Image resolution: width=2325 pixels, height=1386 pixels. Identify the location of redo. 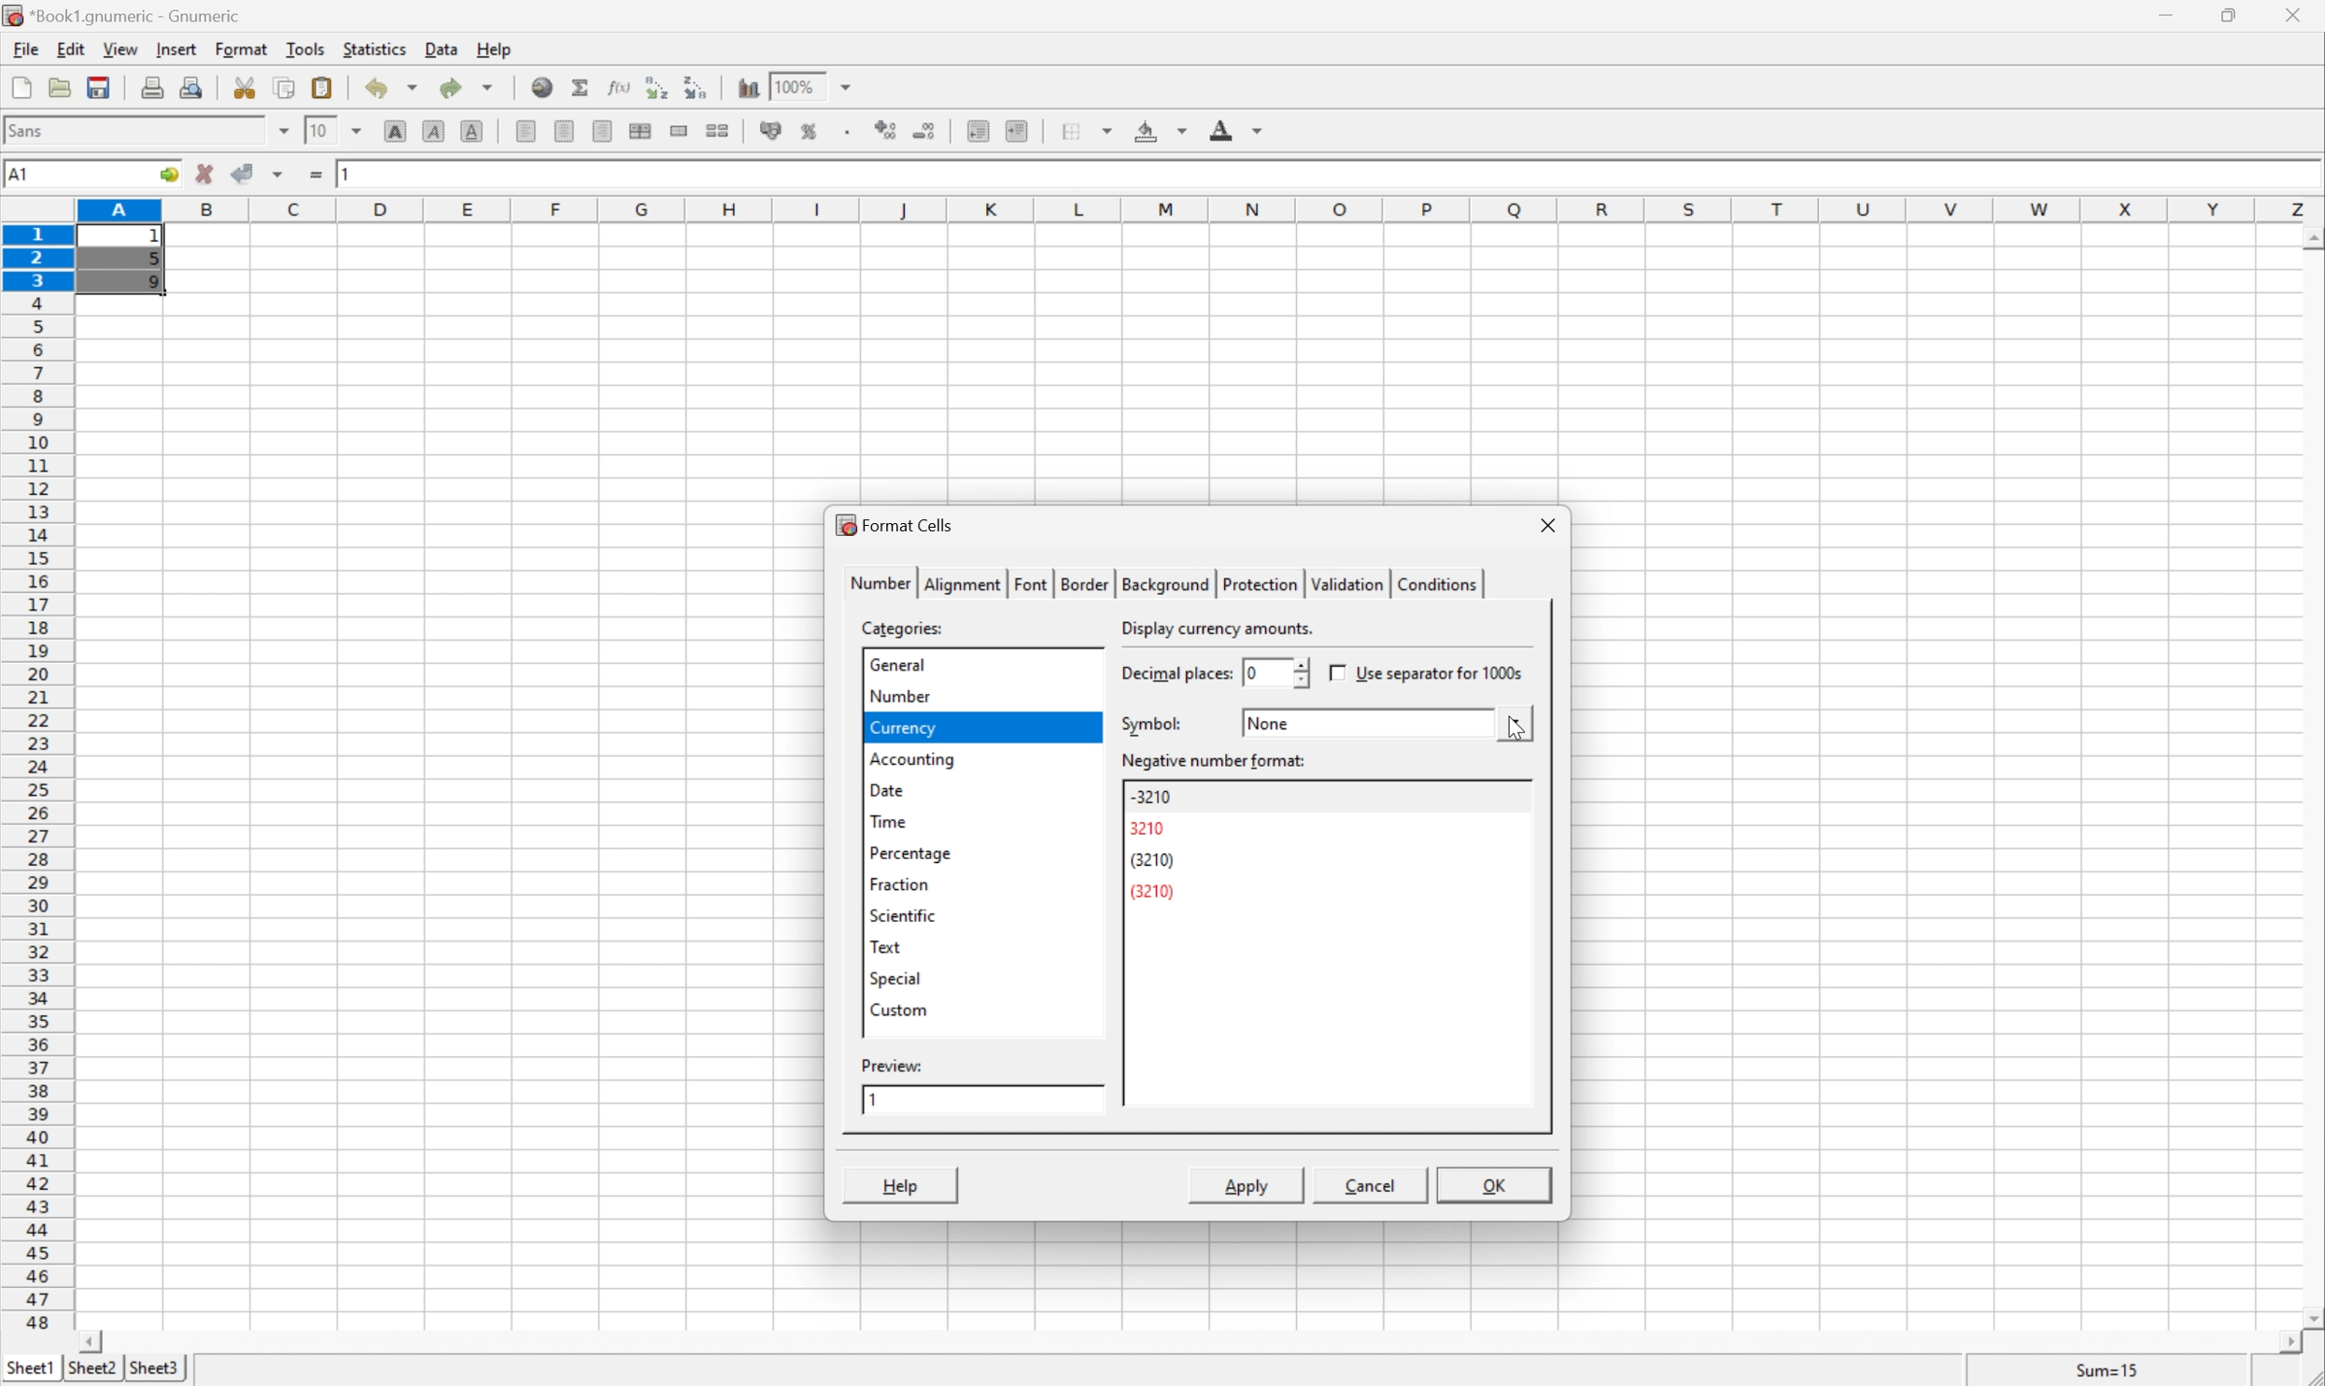
(467, 87).